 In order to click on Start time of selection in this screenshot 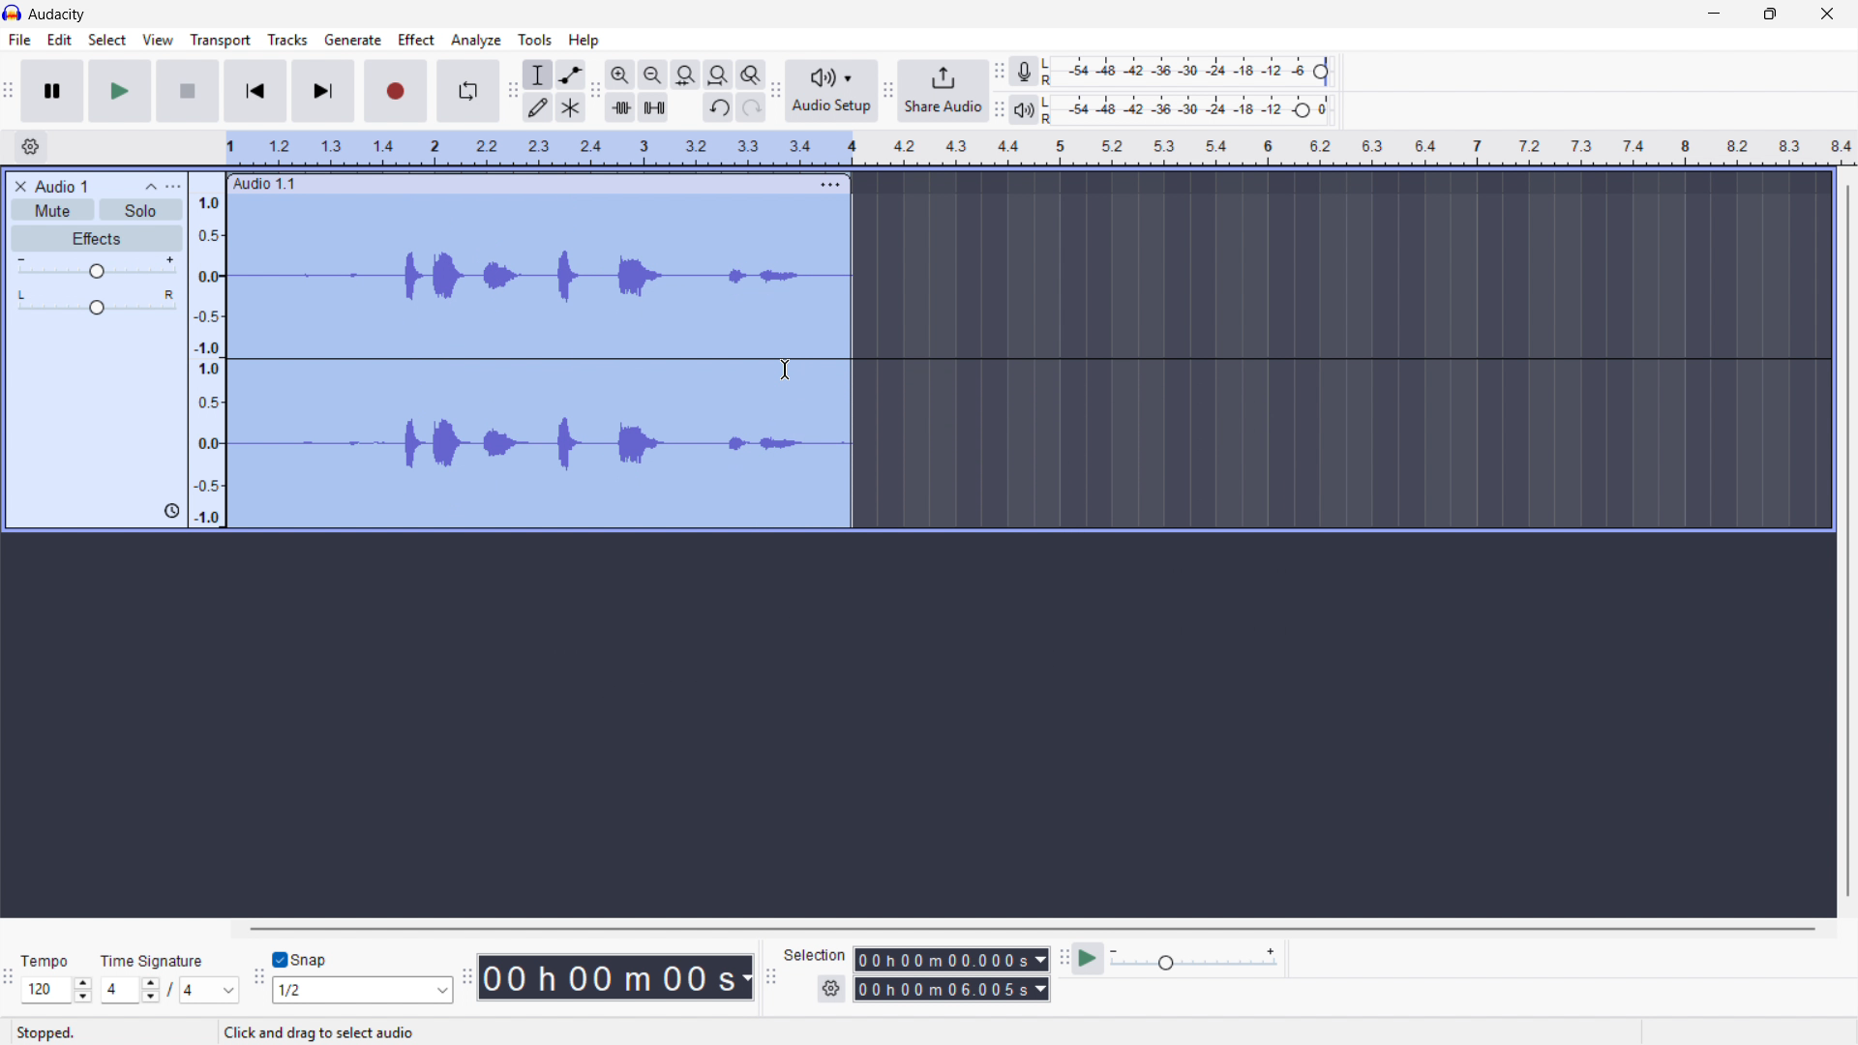, I will do `click(951, 960)`.